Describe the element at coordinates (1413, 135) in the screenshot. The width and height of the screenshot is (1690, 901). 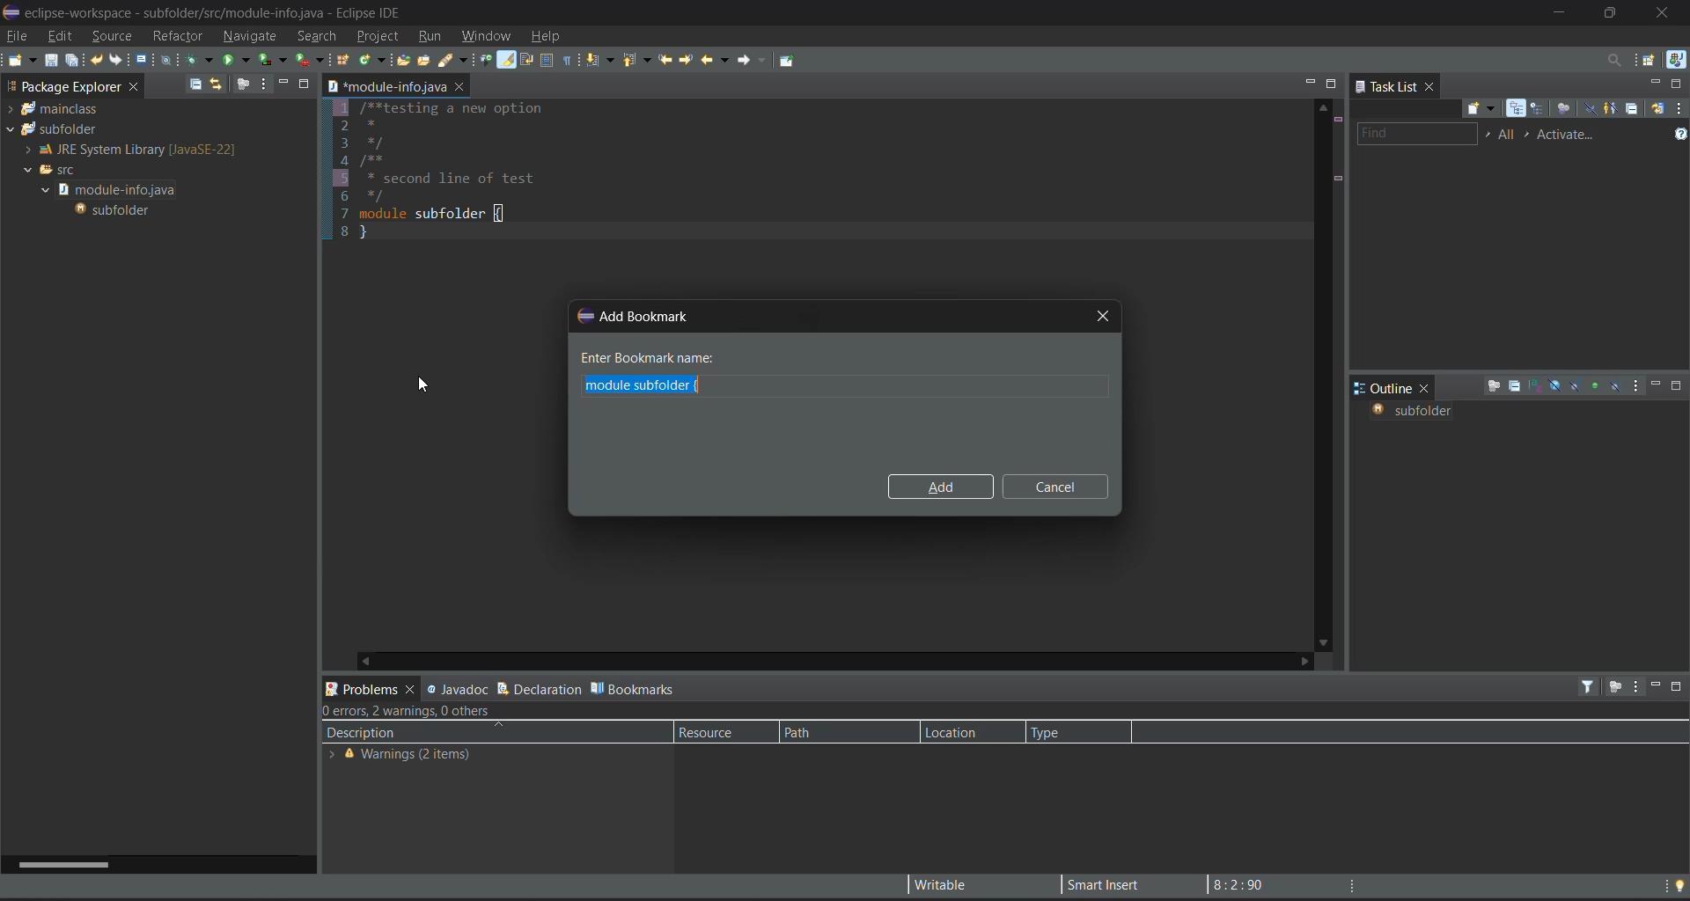
I see `find` at that location.